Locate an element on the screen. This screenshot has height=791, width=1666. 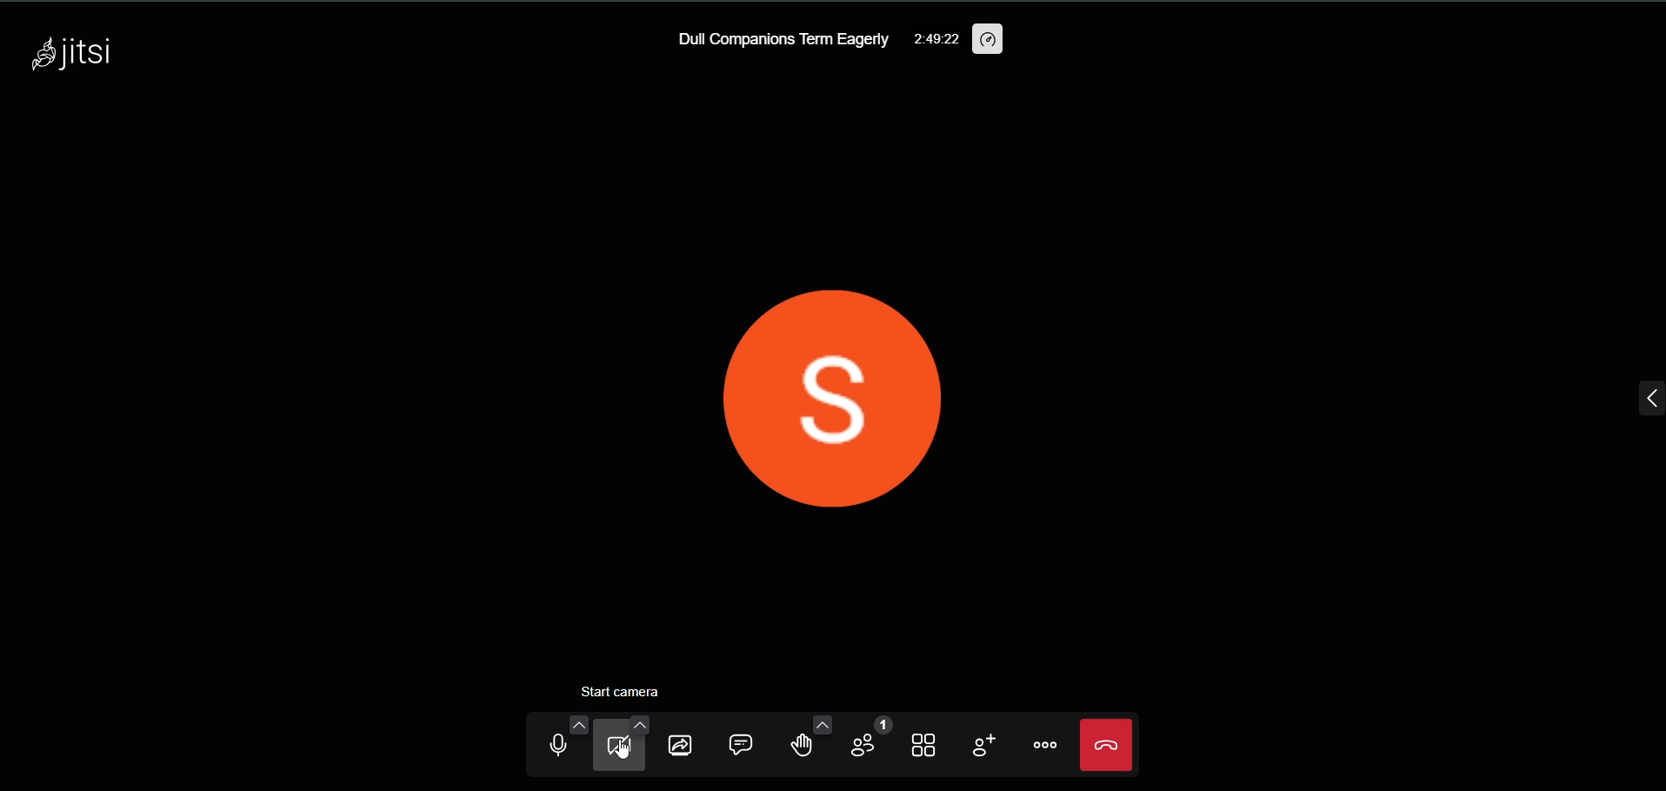
meeting title is located at coordinates (779, 41).